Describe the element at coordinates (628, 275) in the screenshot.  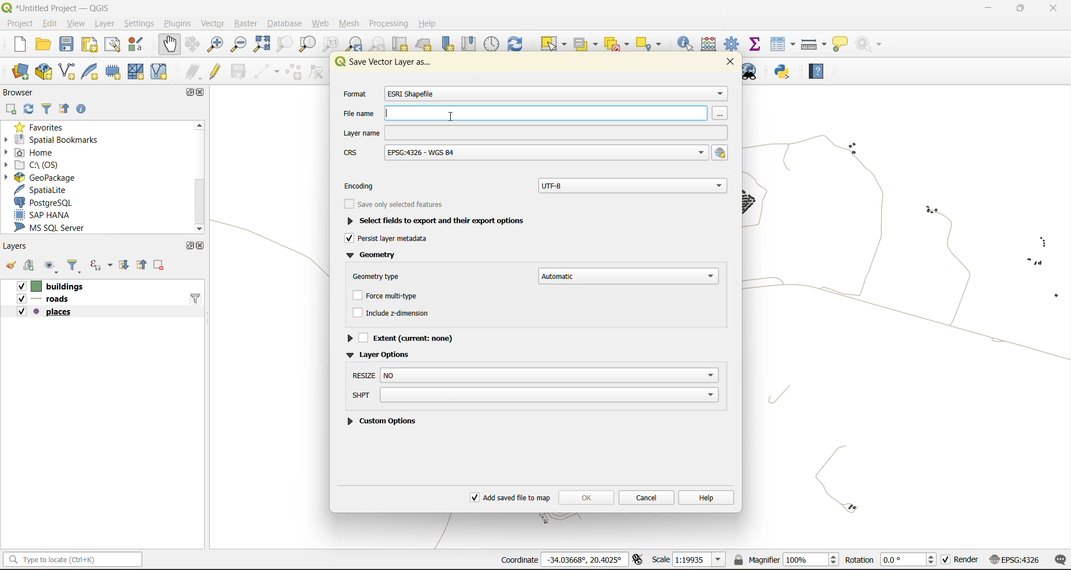
I see `automatic` at that location.